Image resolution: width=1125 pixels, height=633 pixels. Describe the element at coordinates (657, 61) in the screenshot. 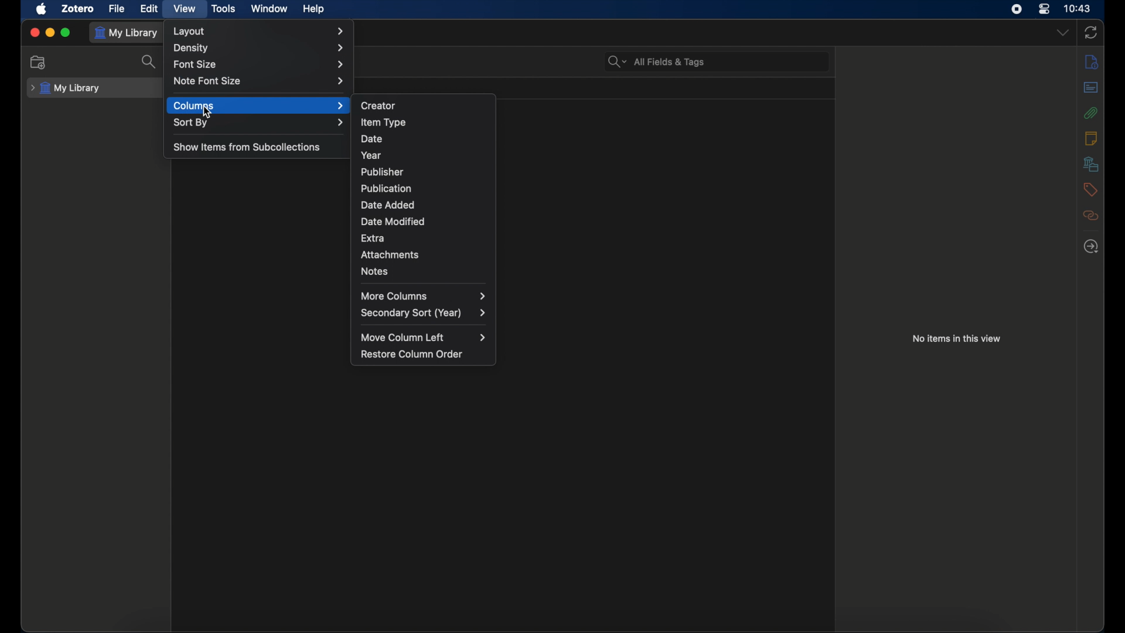

I see `all fields & tags` at that location.